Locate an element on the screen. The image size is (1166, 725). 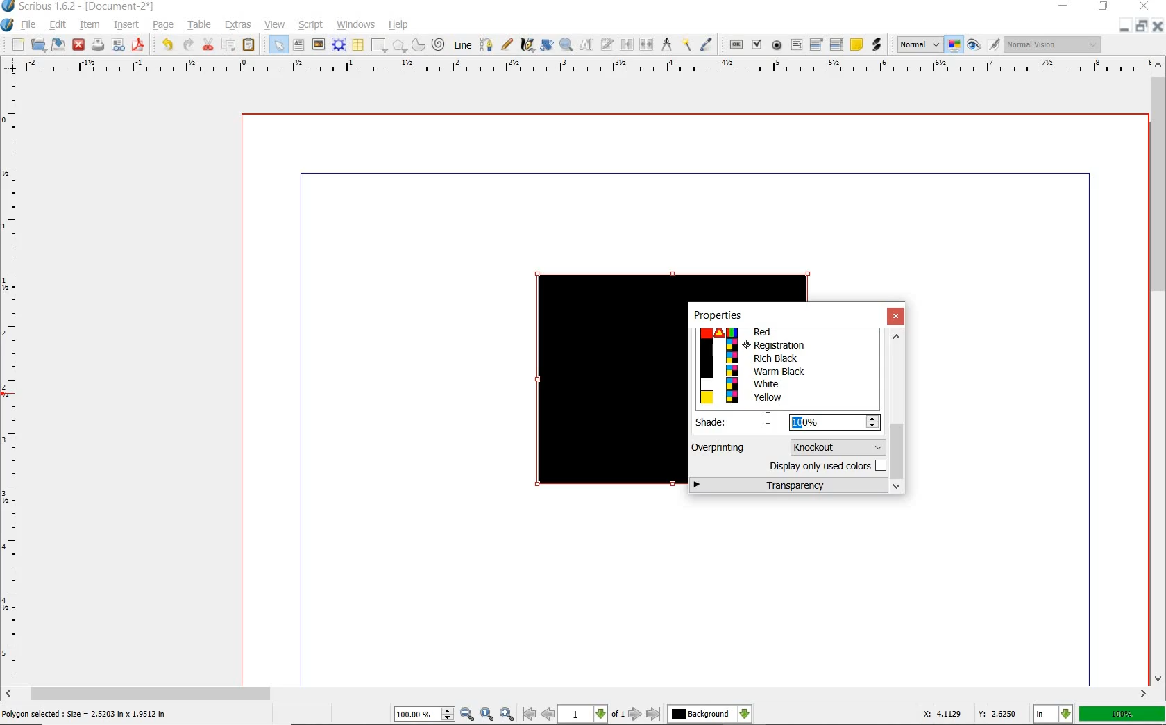
transparency is located at coordinates (789, 486).